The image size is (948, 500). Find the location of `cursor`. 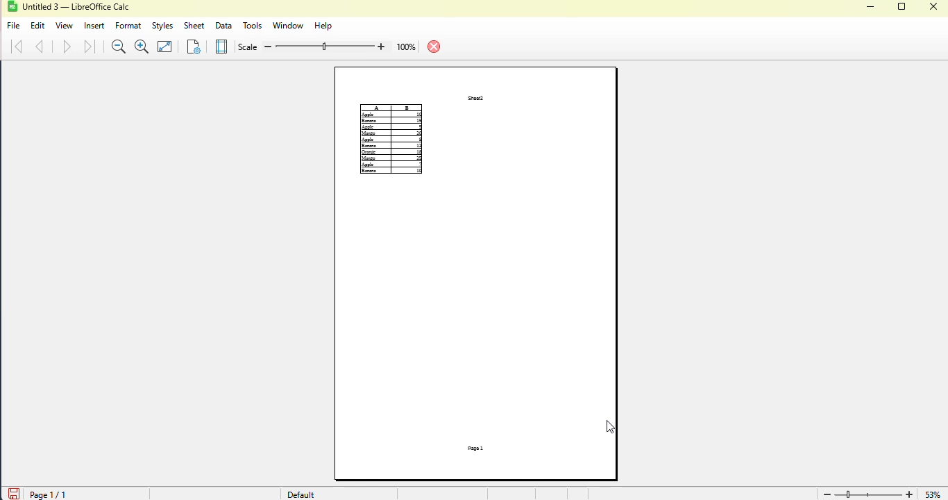

cursor is located at coordinates (611, 428).